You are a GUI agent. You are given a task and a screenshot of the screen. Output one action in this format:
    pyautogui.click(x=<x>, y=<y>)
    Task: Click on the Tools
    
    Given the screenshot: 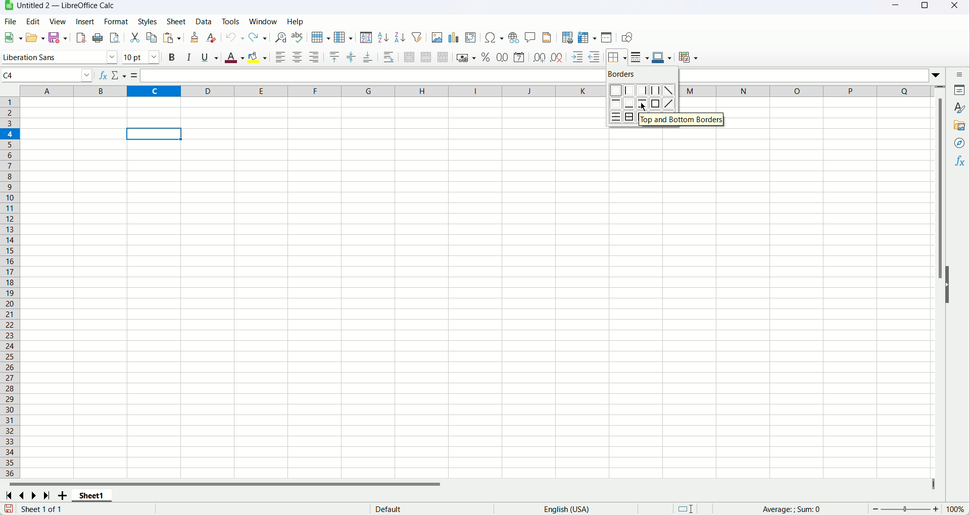 What is the action you would take?
    pyautogui.click(x=230, y=21)
    